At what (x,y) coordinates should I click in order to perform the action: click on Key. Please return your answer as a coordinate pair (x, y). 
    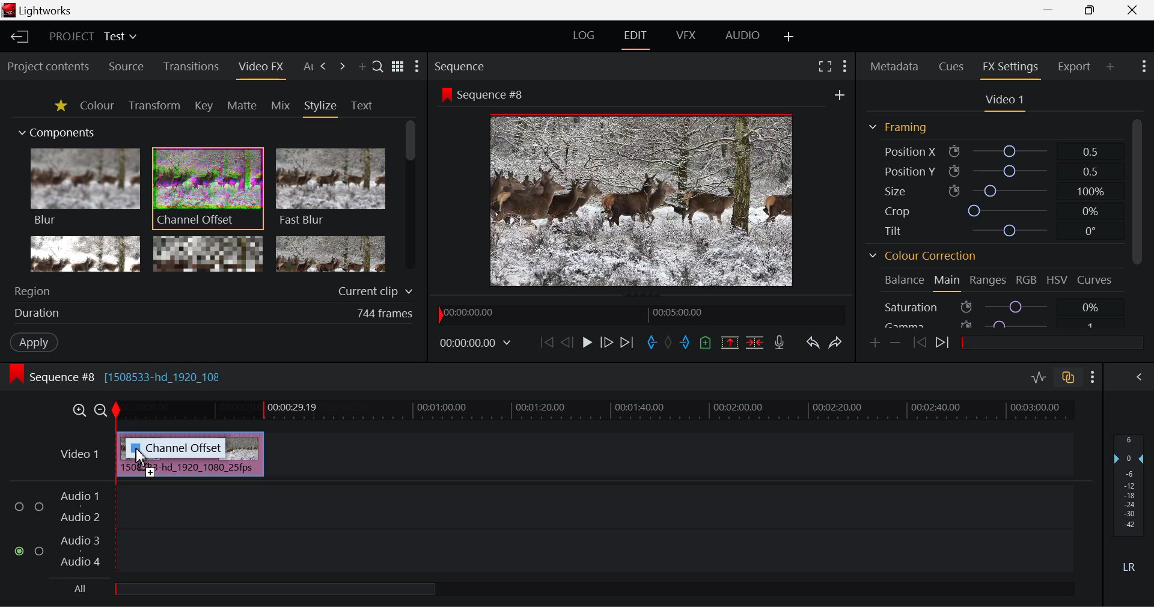
    Looking at the image, I should click on (203, 106).